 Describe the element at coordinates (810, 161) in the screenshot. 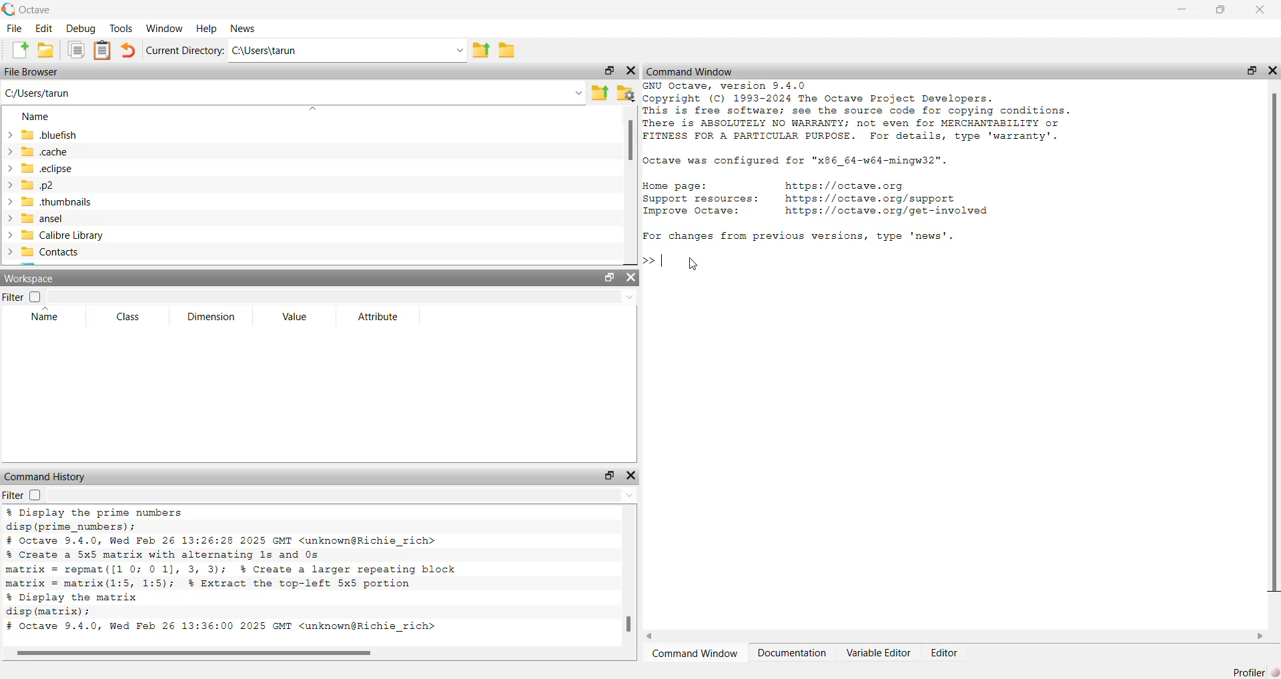

I see `octave configuration` at that location.